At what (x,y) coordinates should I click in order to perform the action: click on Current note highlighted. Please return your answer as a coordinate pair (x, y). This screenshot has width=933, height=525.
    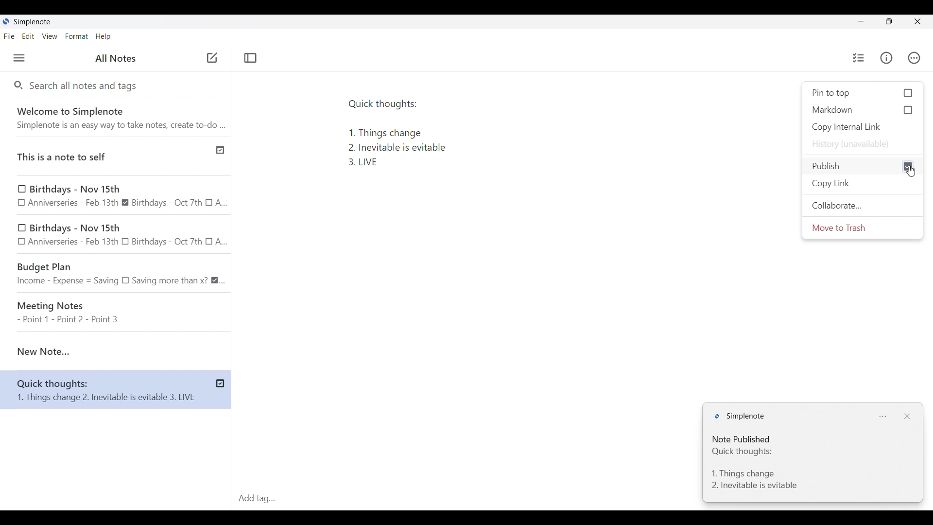
    Looking at the image, I should click on (117, 350).